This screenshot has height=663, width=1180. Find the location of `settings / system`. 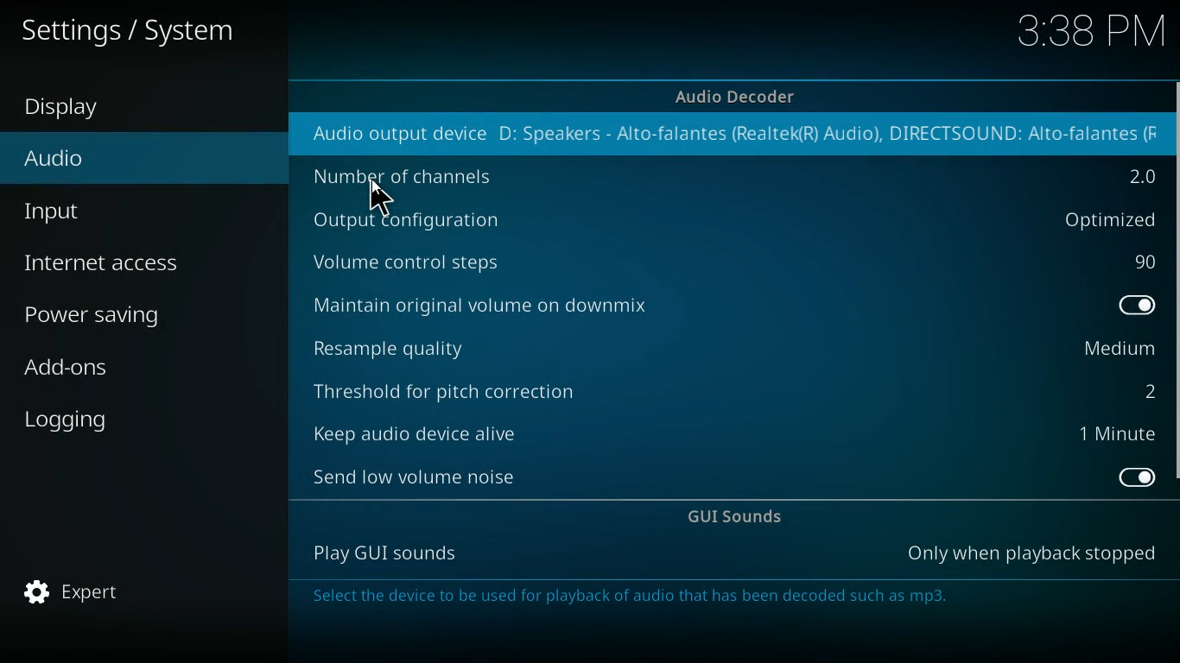

settings / system is located at coordinates (137, 28).